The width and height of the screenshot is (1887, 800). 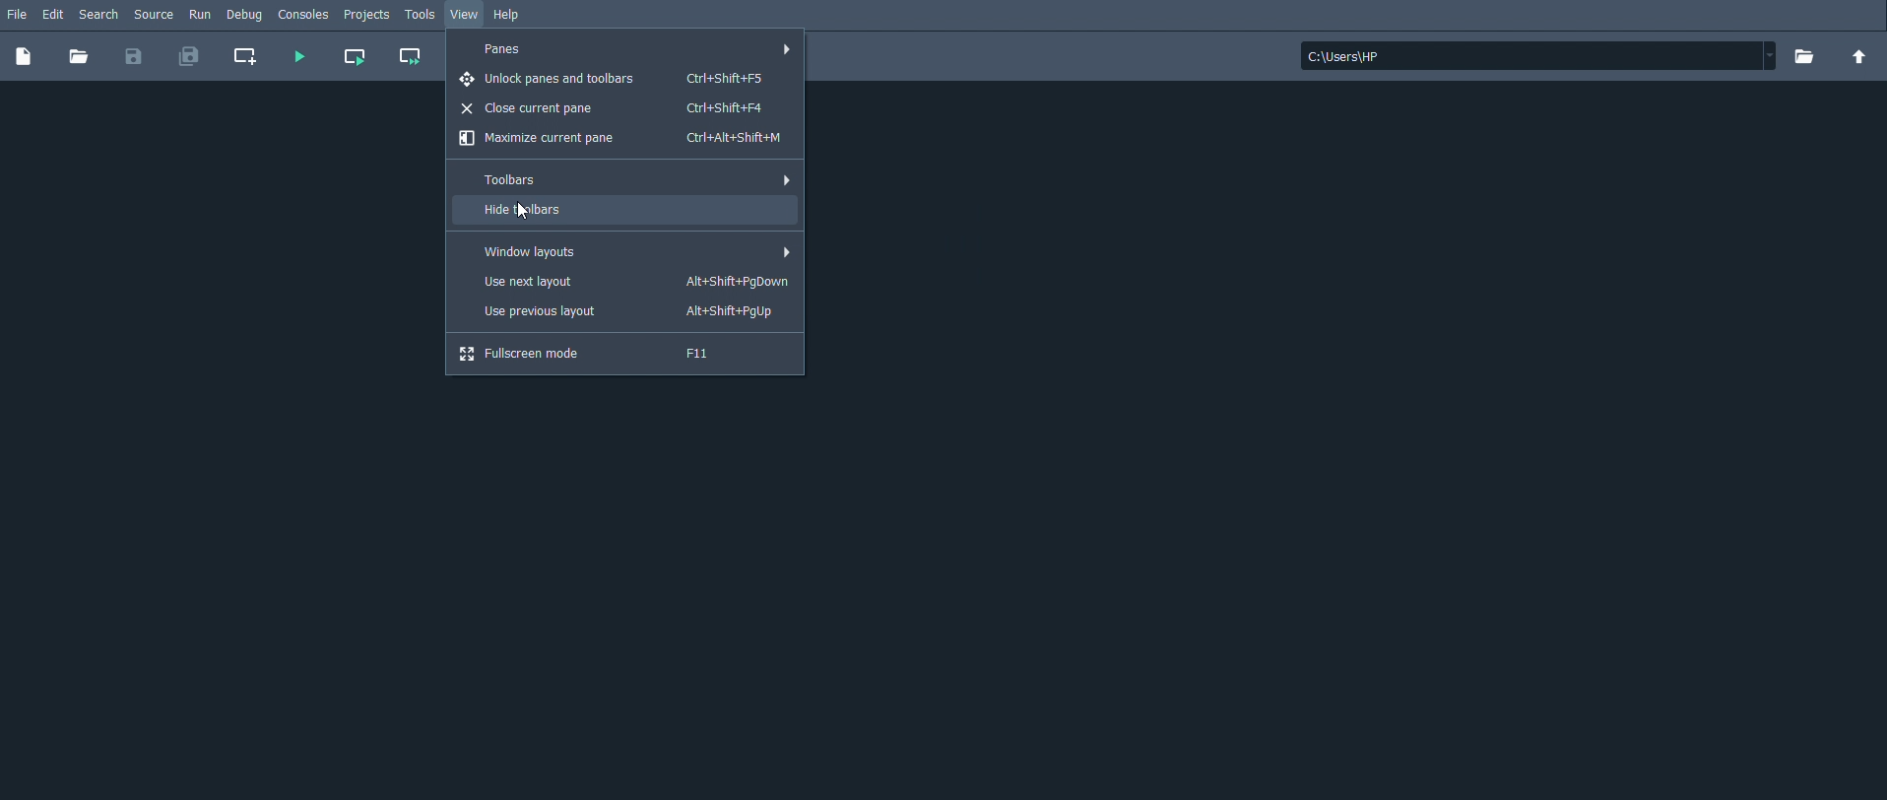 I want to click on Close current pane, so click(x=612, y=108).